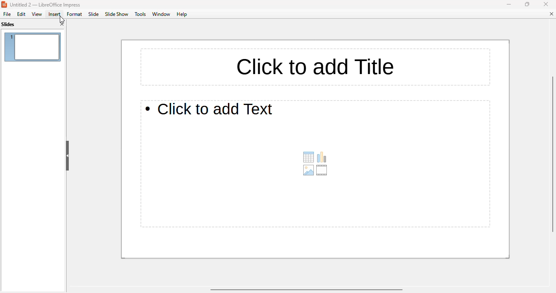 This screenshot has height=293, width=556. I want to click on text, so click(210, 108).